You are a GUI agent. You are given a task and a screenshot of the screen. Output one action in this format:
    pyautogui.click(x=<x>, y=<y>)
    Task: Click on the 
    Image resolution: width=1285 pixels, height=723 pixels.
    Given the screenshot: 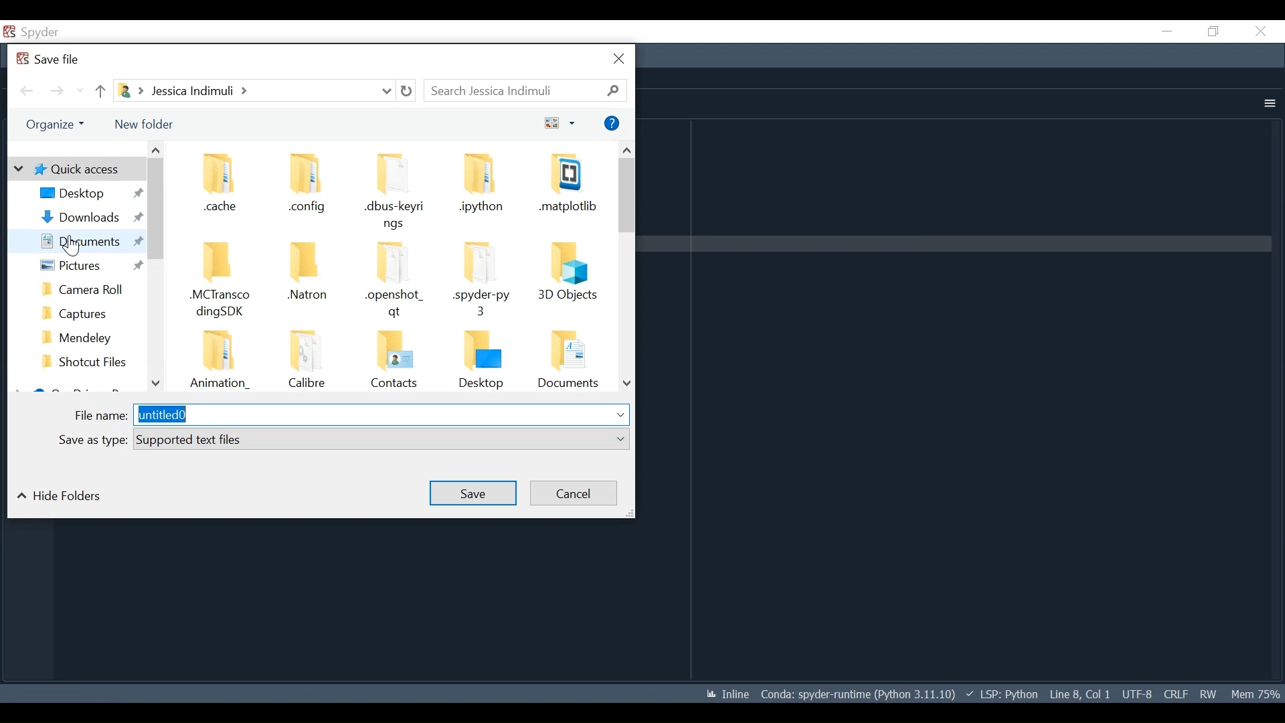 What is the action you would take?
    pyautogui.click(x=303, y=185)
    